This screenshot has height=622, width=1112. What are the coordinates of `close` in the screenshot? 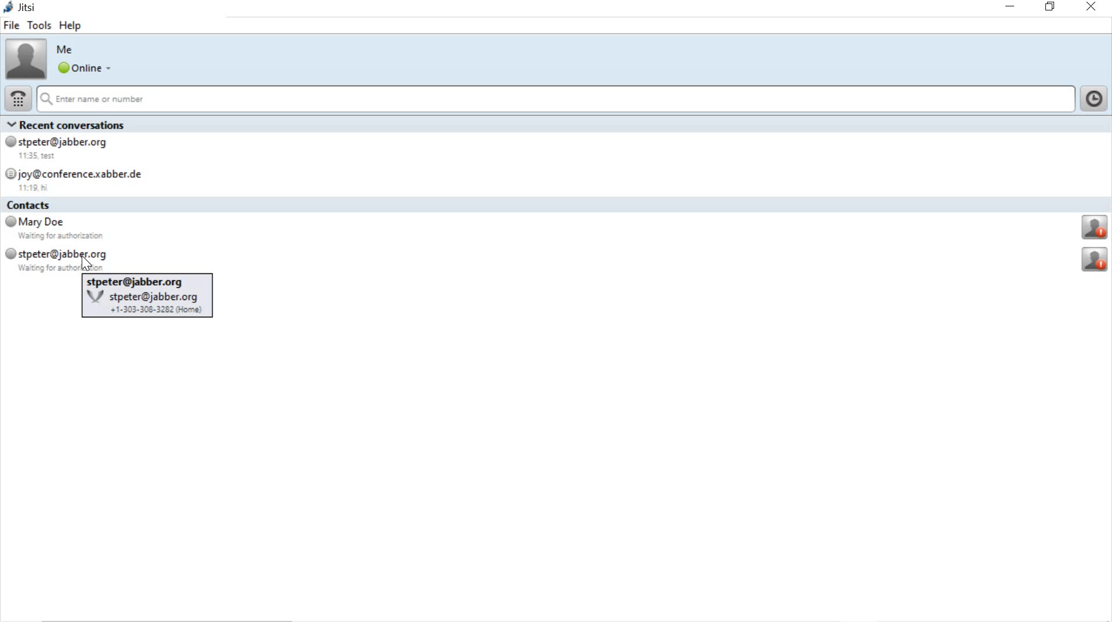 It's located at (1092, 7).